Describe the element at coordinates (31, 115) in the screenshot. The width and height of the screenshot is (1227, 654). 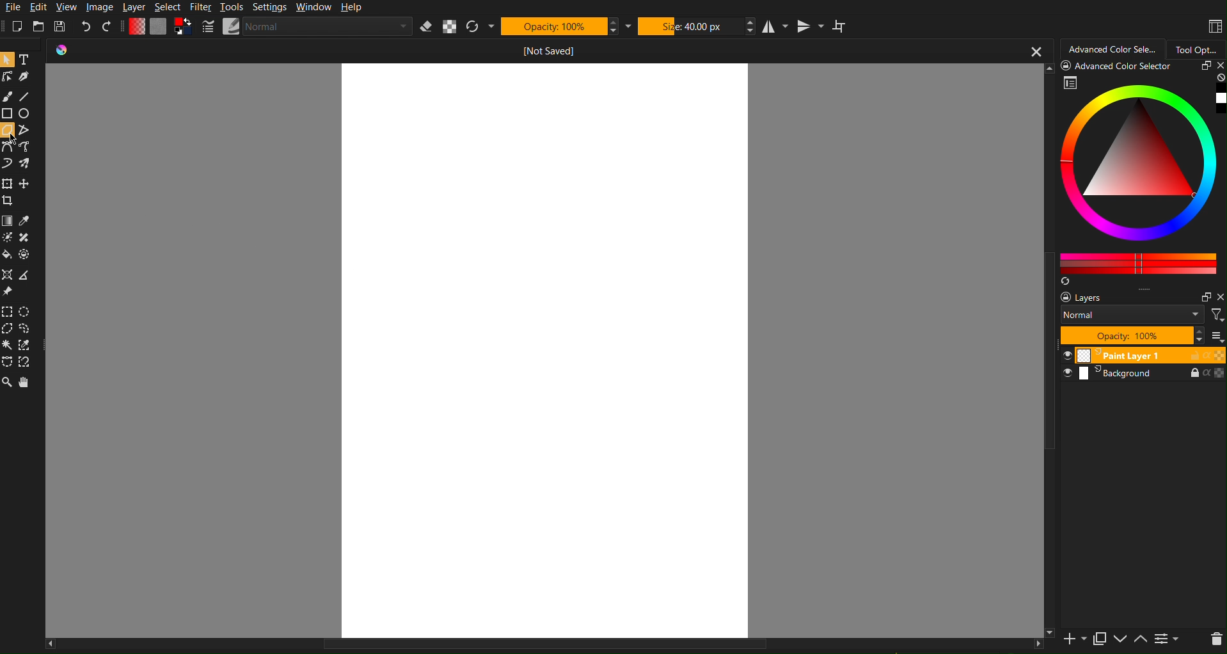
I see `ellipse tool` at that location.